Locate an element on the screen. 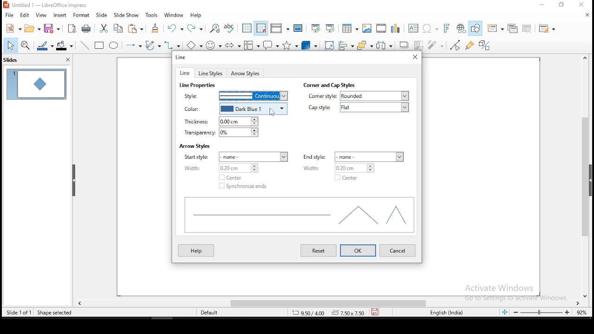 This screenshot has width=594, height=334. 0% is located at coordinates (240, 132).